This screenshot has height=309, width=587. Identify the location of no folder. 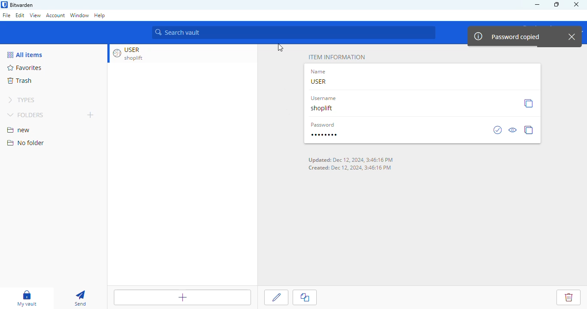
(25, 142).